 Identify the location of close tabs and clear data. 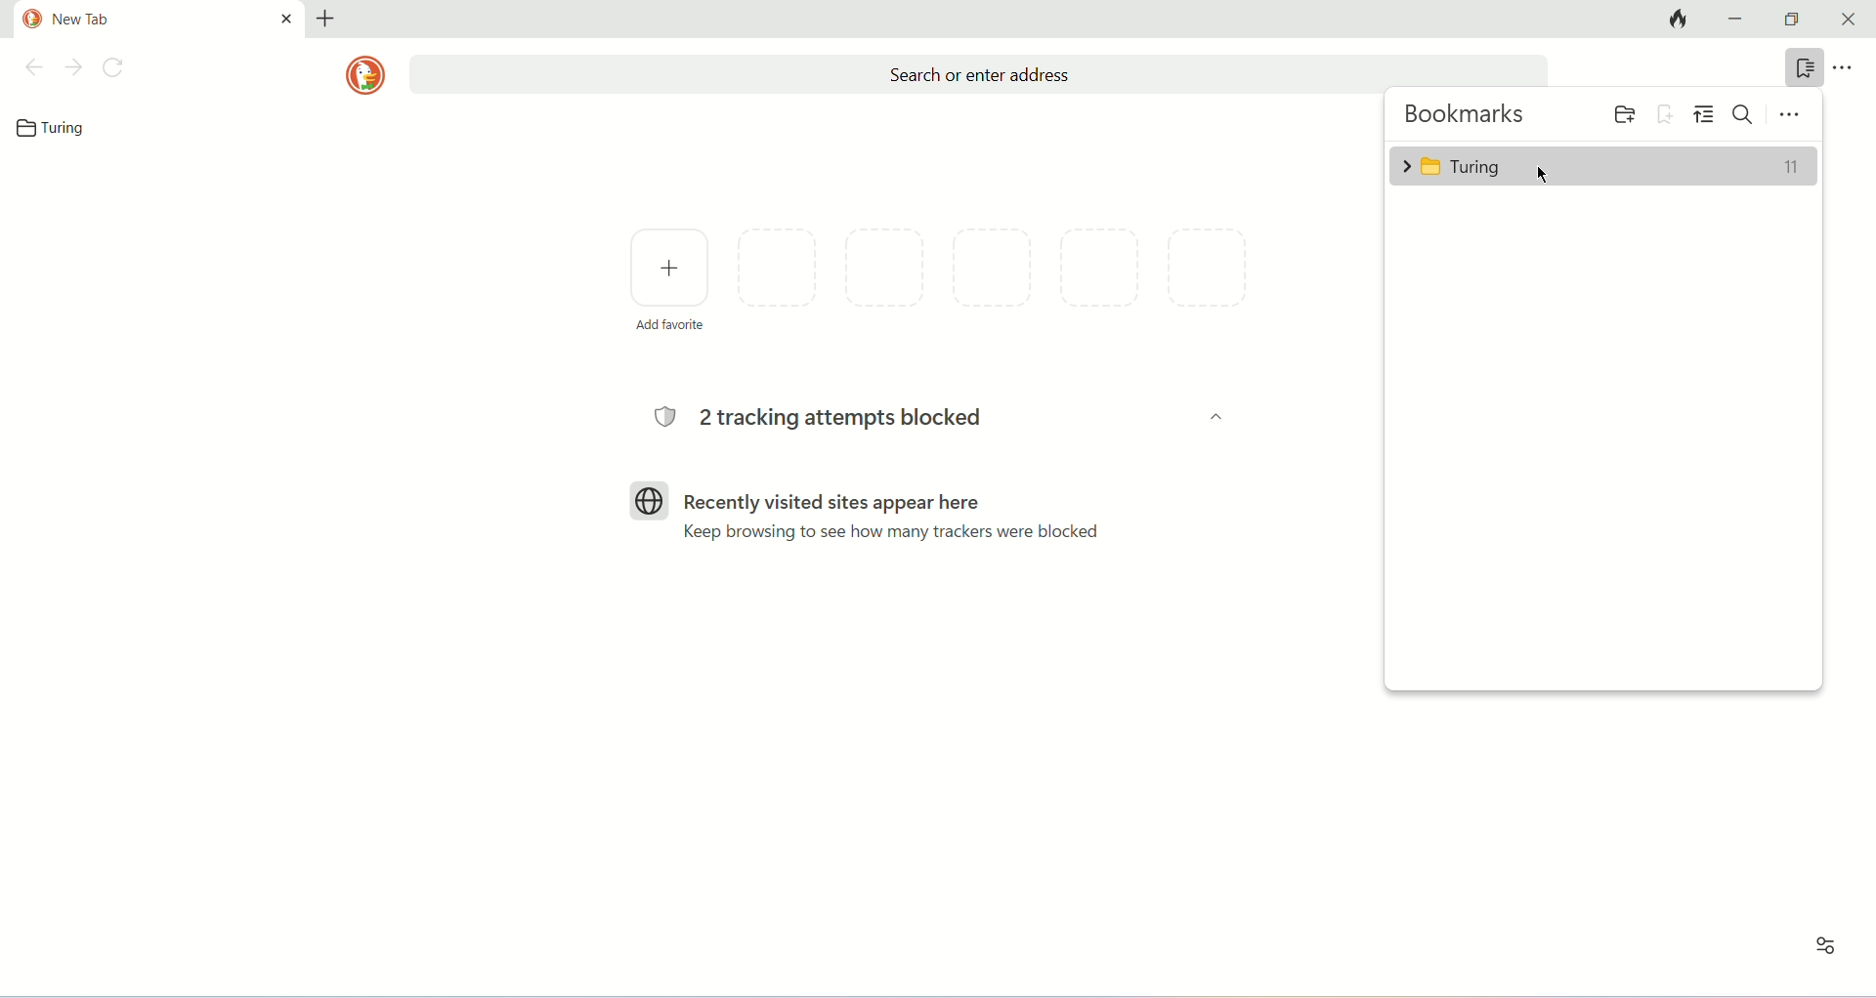
(1673, 20).